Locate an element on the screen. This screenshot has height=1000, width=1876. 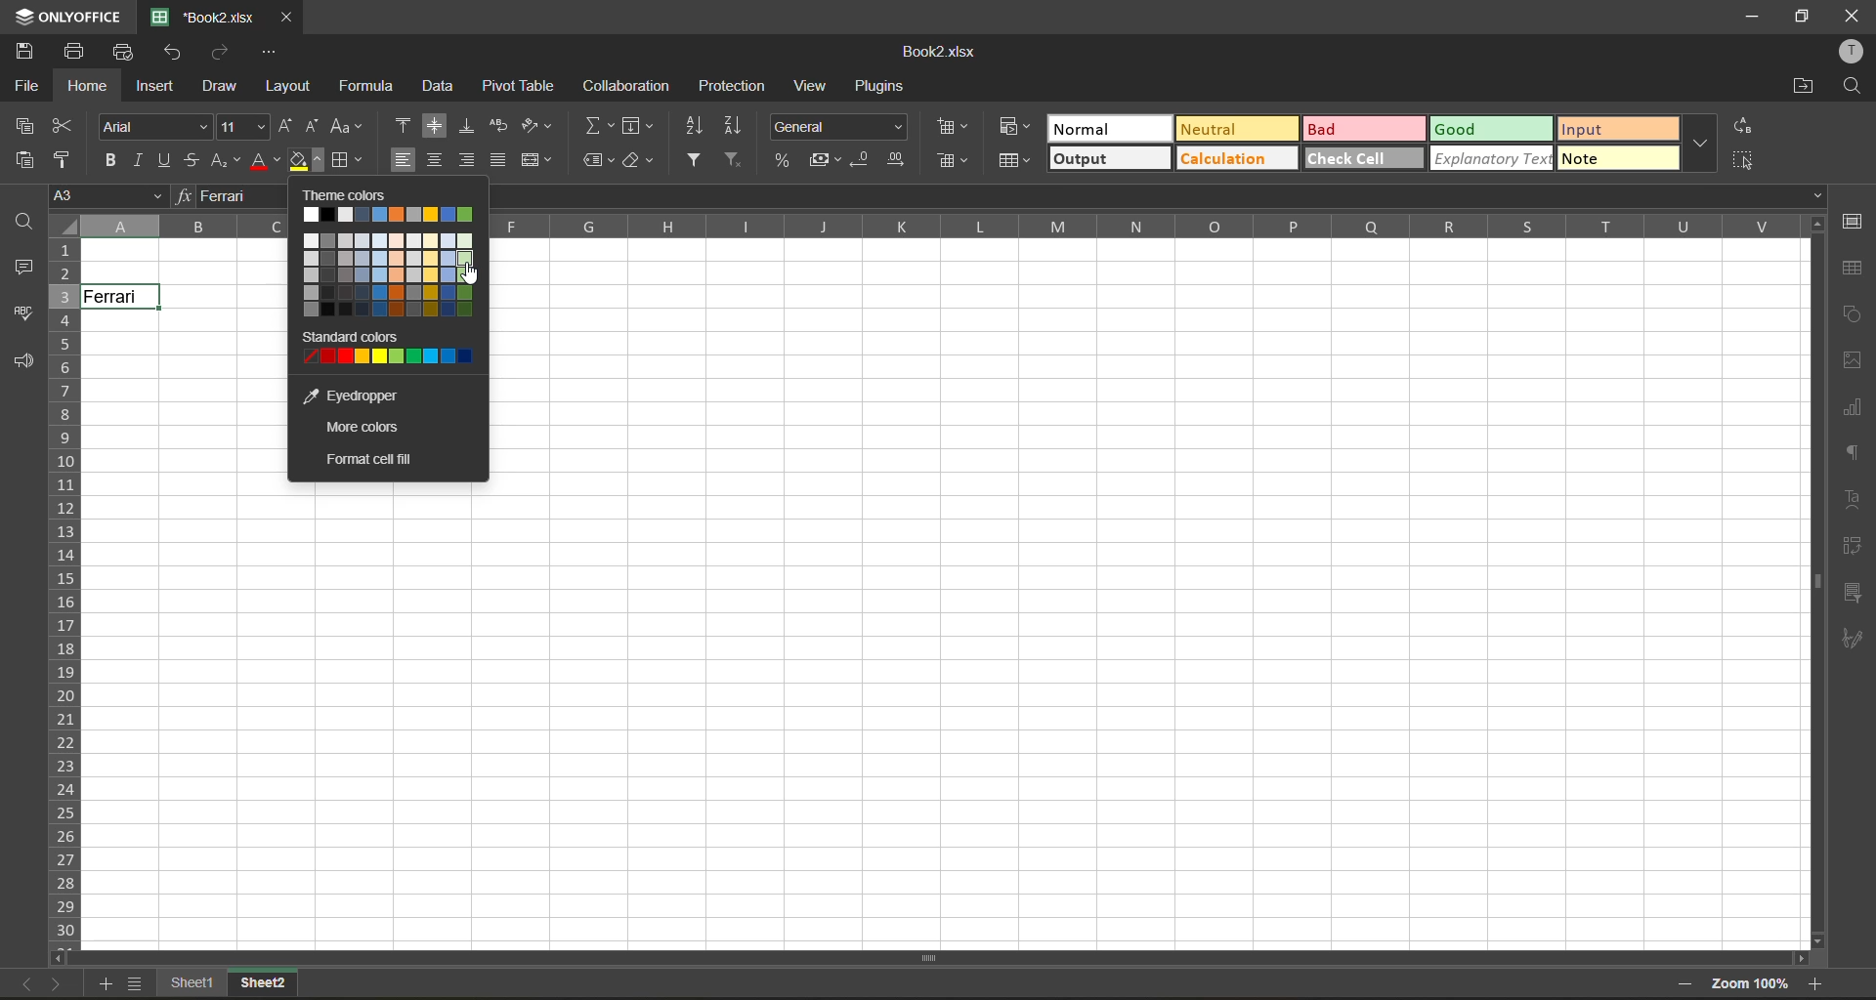
align middle is located at coordinates (435, 124).